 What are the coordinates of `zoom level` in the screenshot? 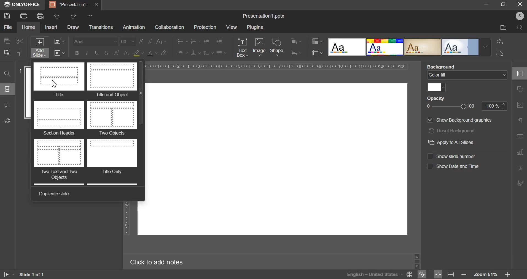 It's located at (486, 275).